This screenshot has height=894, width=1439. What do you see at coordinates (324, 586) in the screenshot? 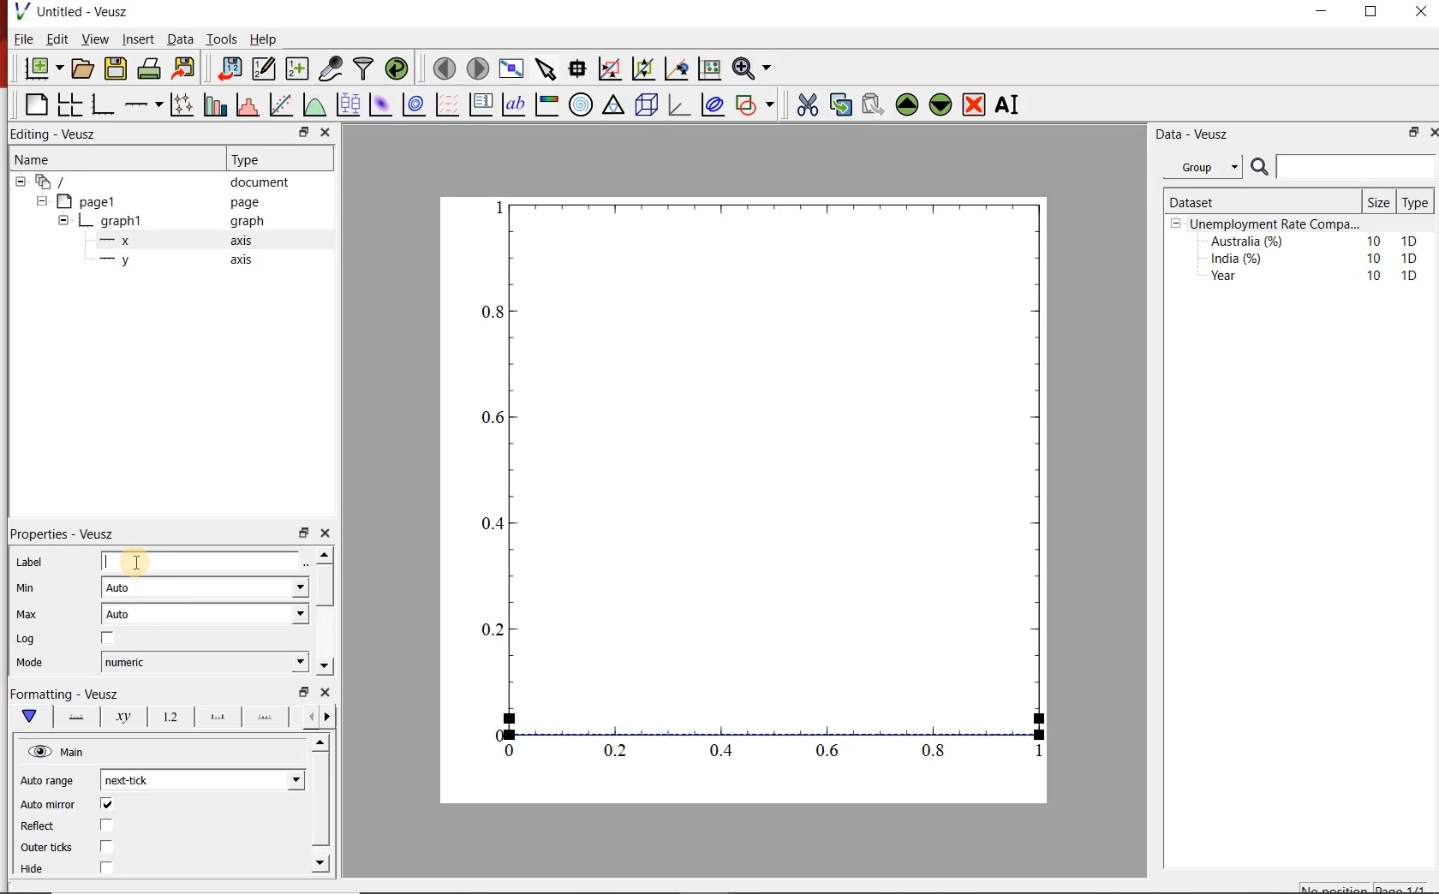
I see `scroll bar` at bounding box center [324, 586].